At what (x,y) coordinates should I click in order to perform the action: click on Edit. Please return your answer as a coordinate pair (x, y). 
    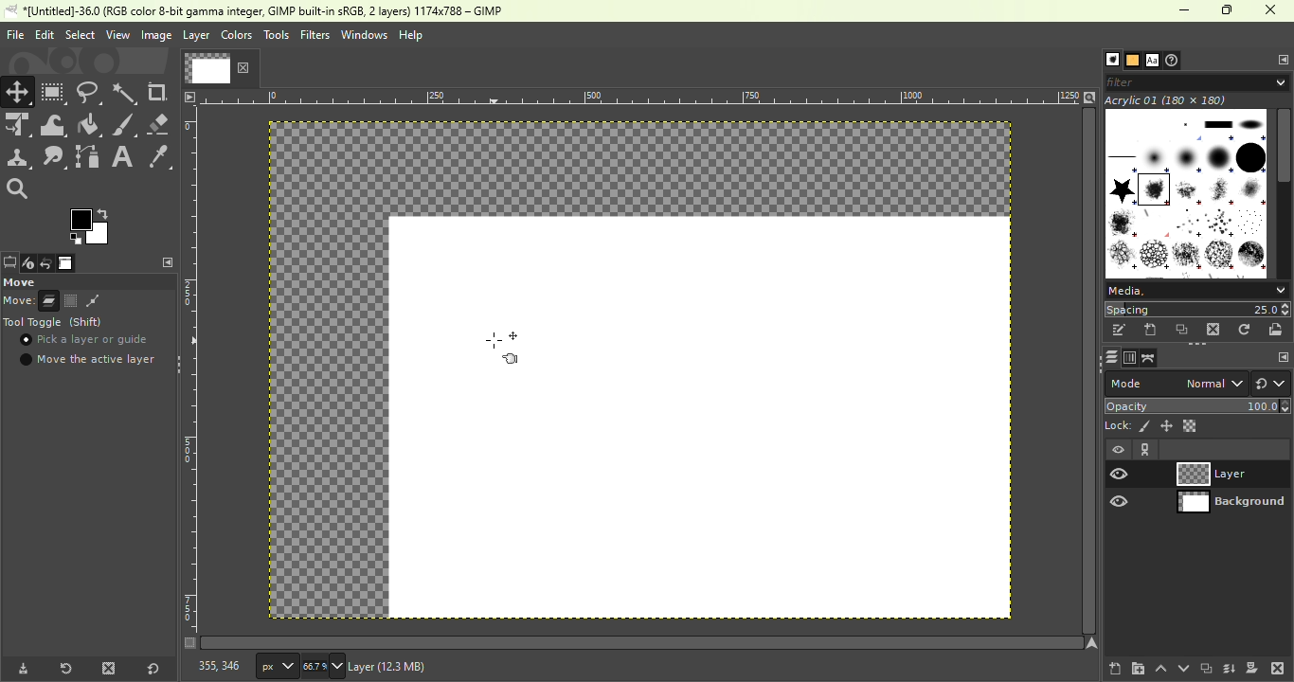
    Looking at the image, I should click on (44, 34).